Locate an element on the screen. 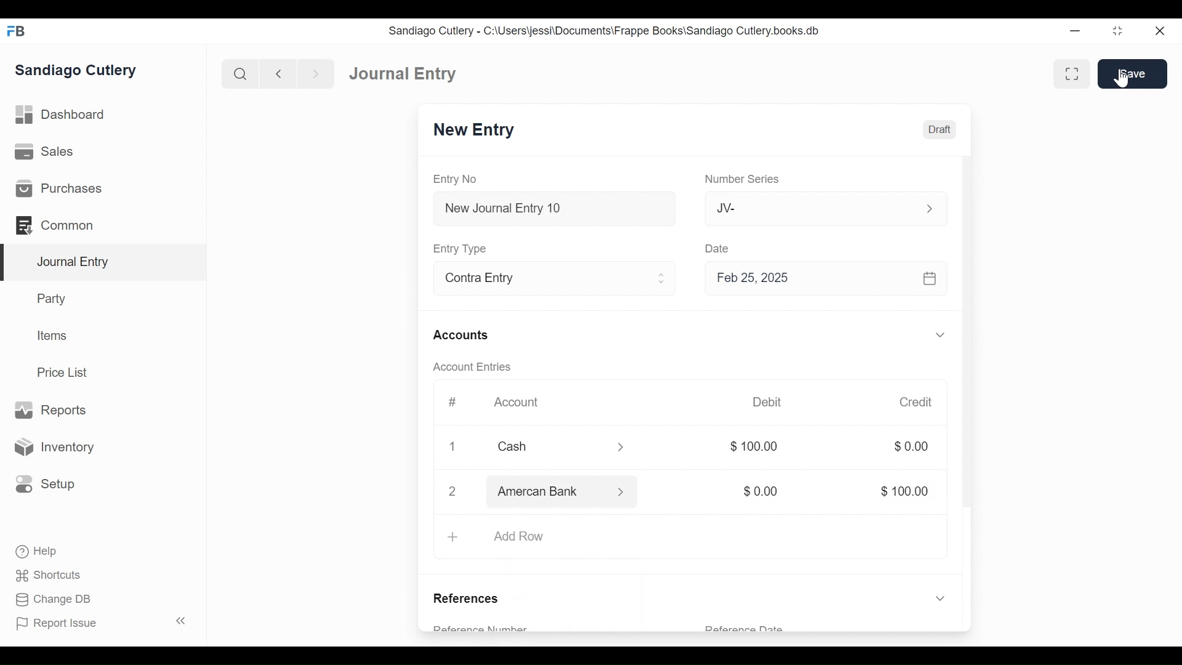  Common is located at coordinates (55, 224).